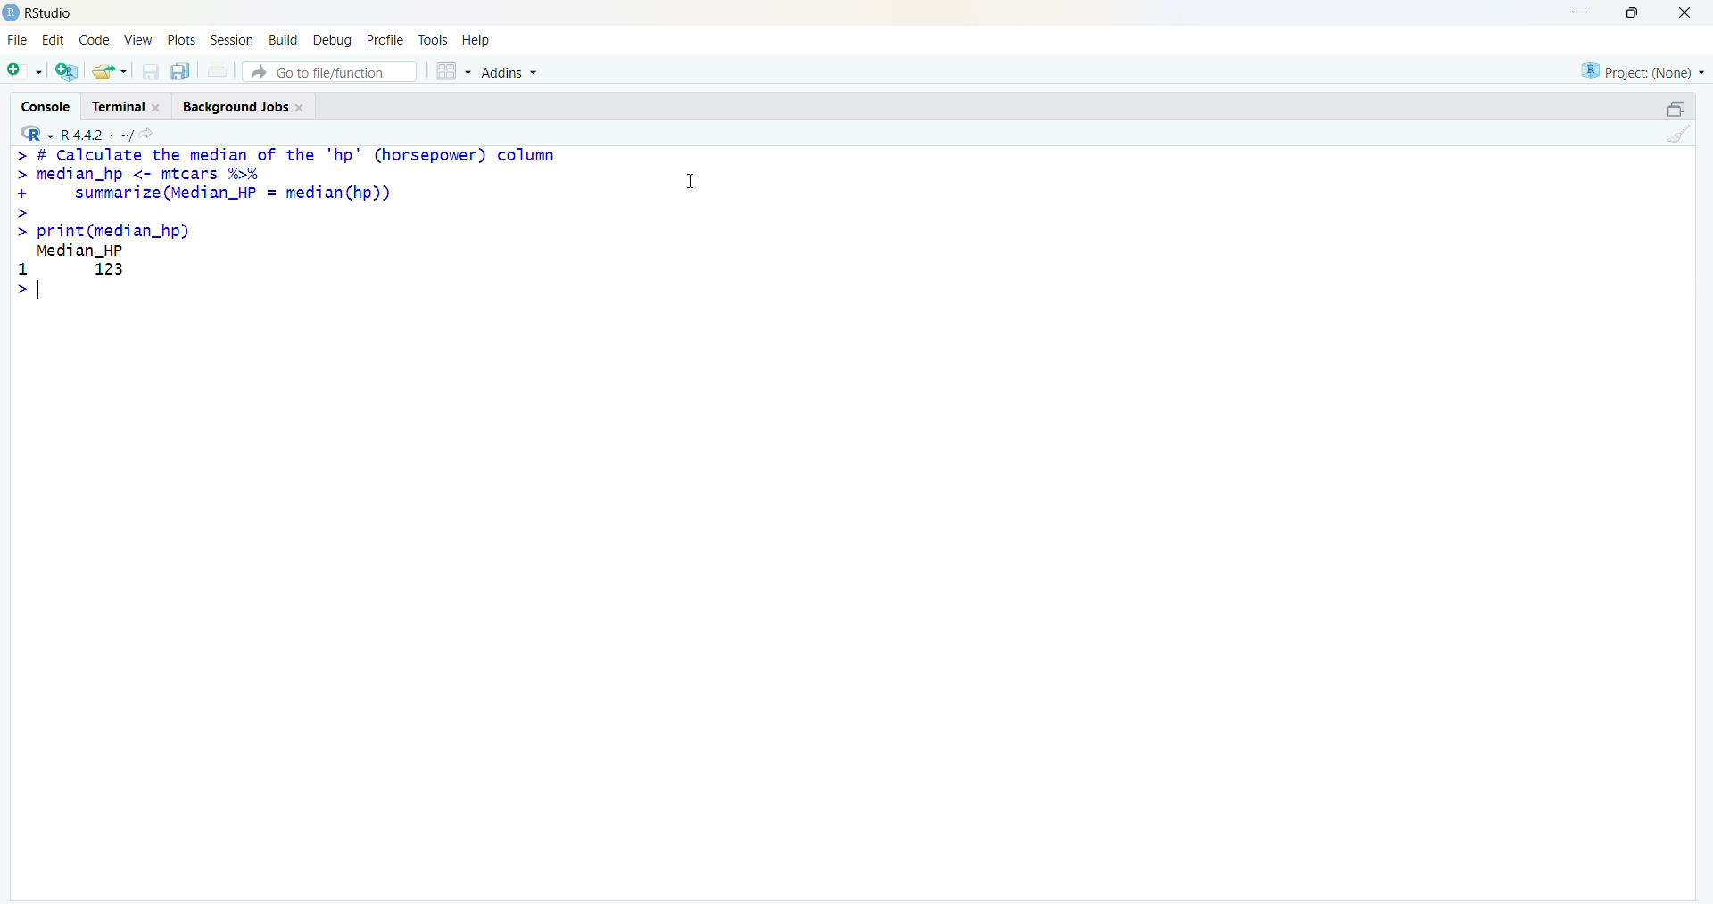 The height and width of the screenshot is (904, 1713). I want to click on open R file, so click(66, 72).